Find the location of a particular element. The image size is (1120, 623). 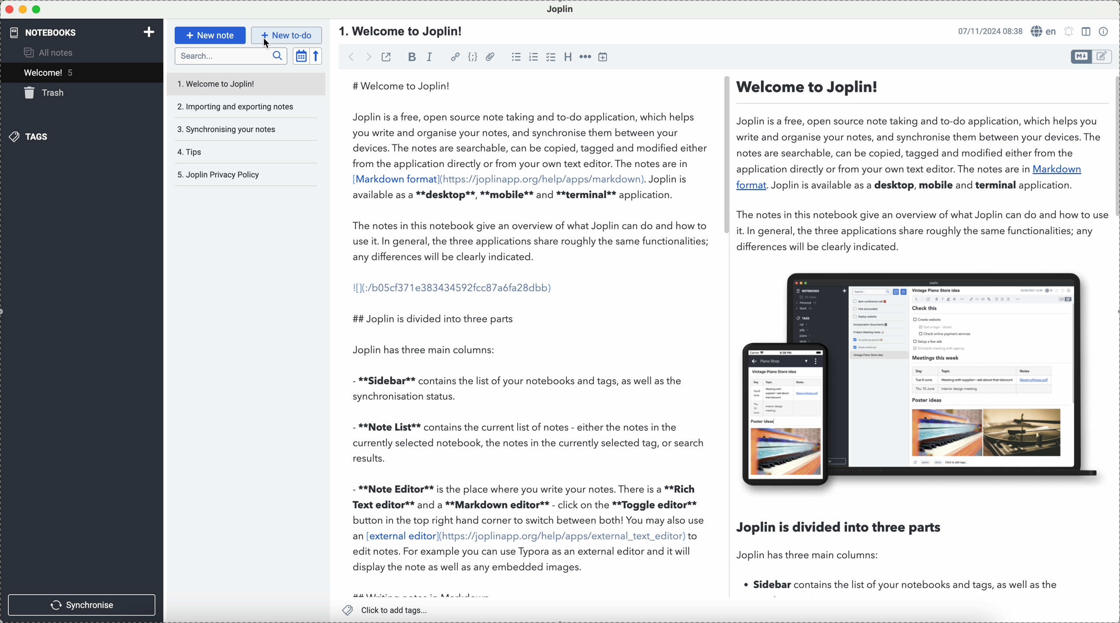

workspace is located at coordinates (723, 335).